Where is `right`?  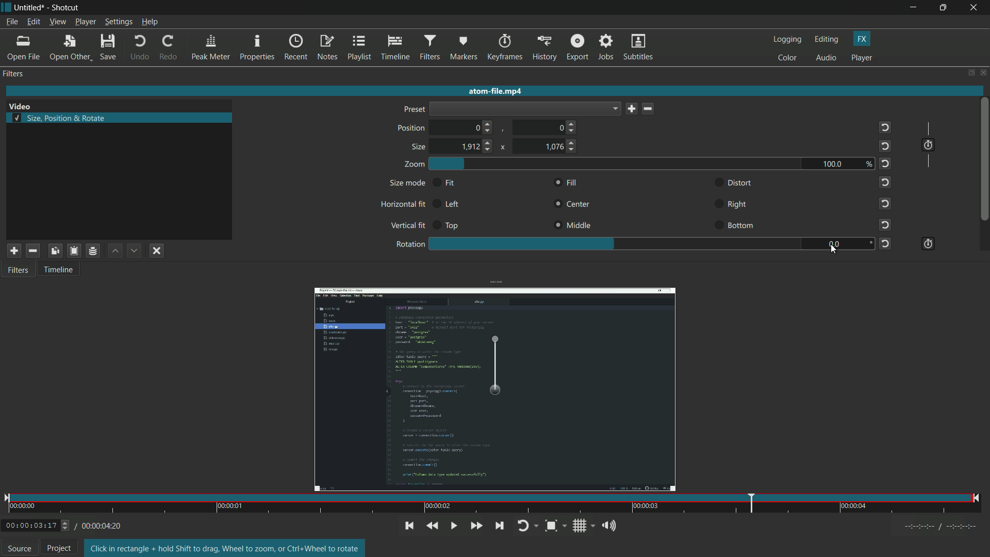 right is located at coordinates (739, 205).